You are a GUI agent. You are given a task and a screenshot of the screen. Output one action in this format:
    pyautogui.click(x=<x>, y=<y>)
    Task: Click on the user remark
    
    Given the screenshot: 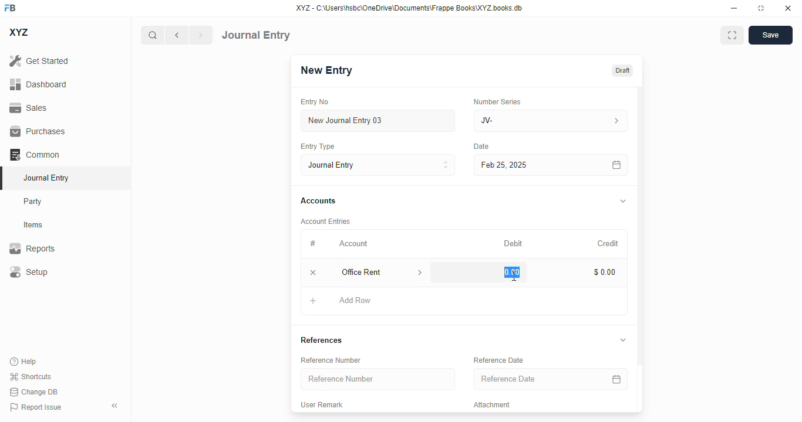 What is the action you would take?
    pyautogui.click(x=321, y=404)
    